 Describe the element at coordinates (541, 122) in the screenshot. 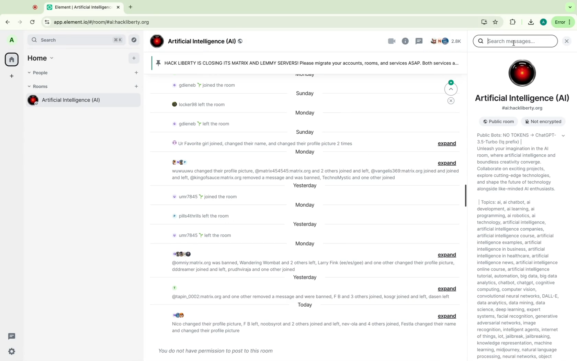

I see `not encrypted` at that location.